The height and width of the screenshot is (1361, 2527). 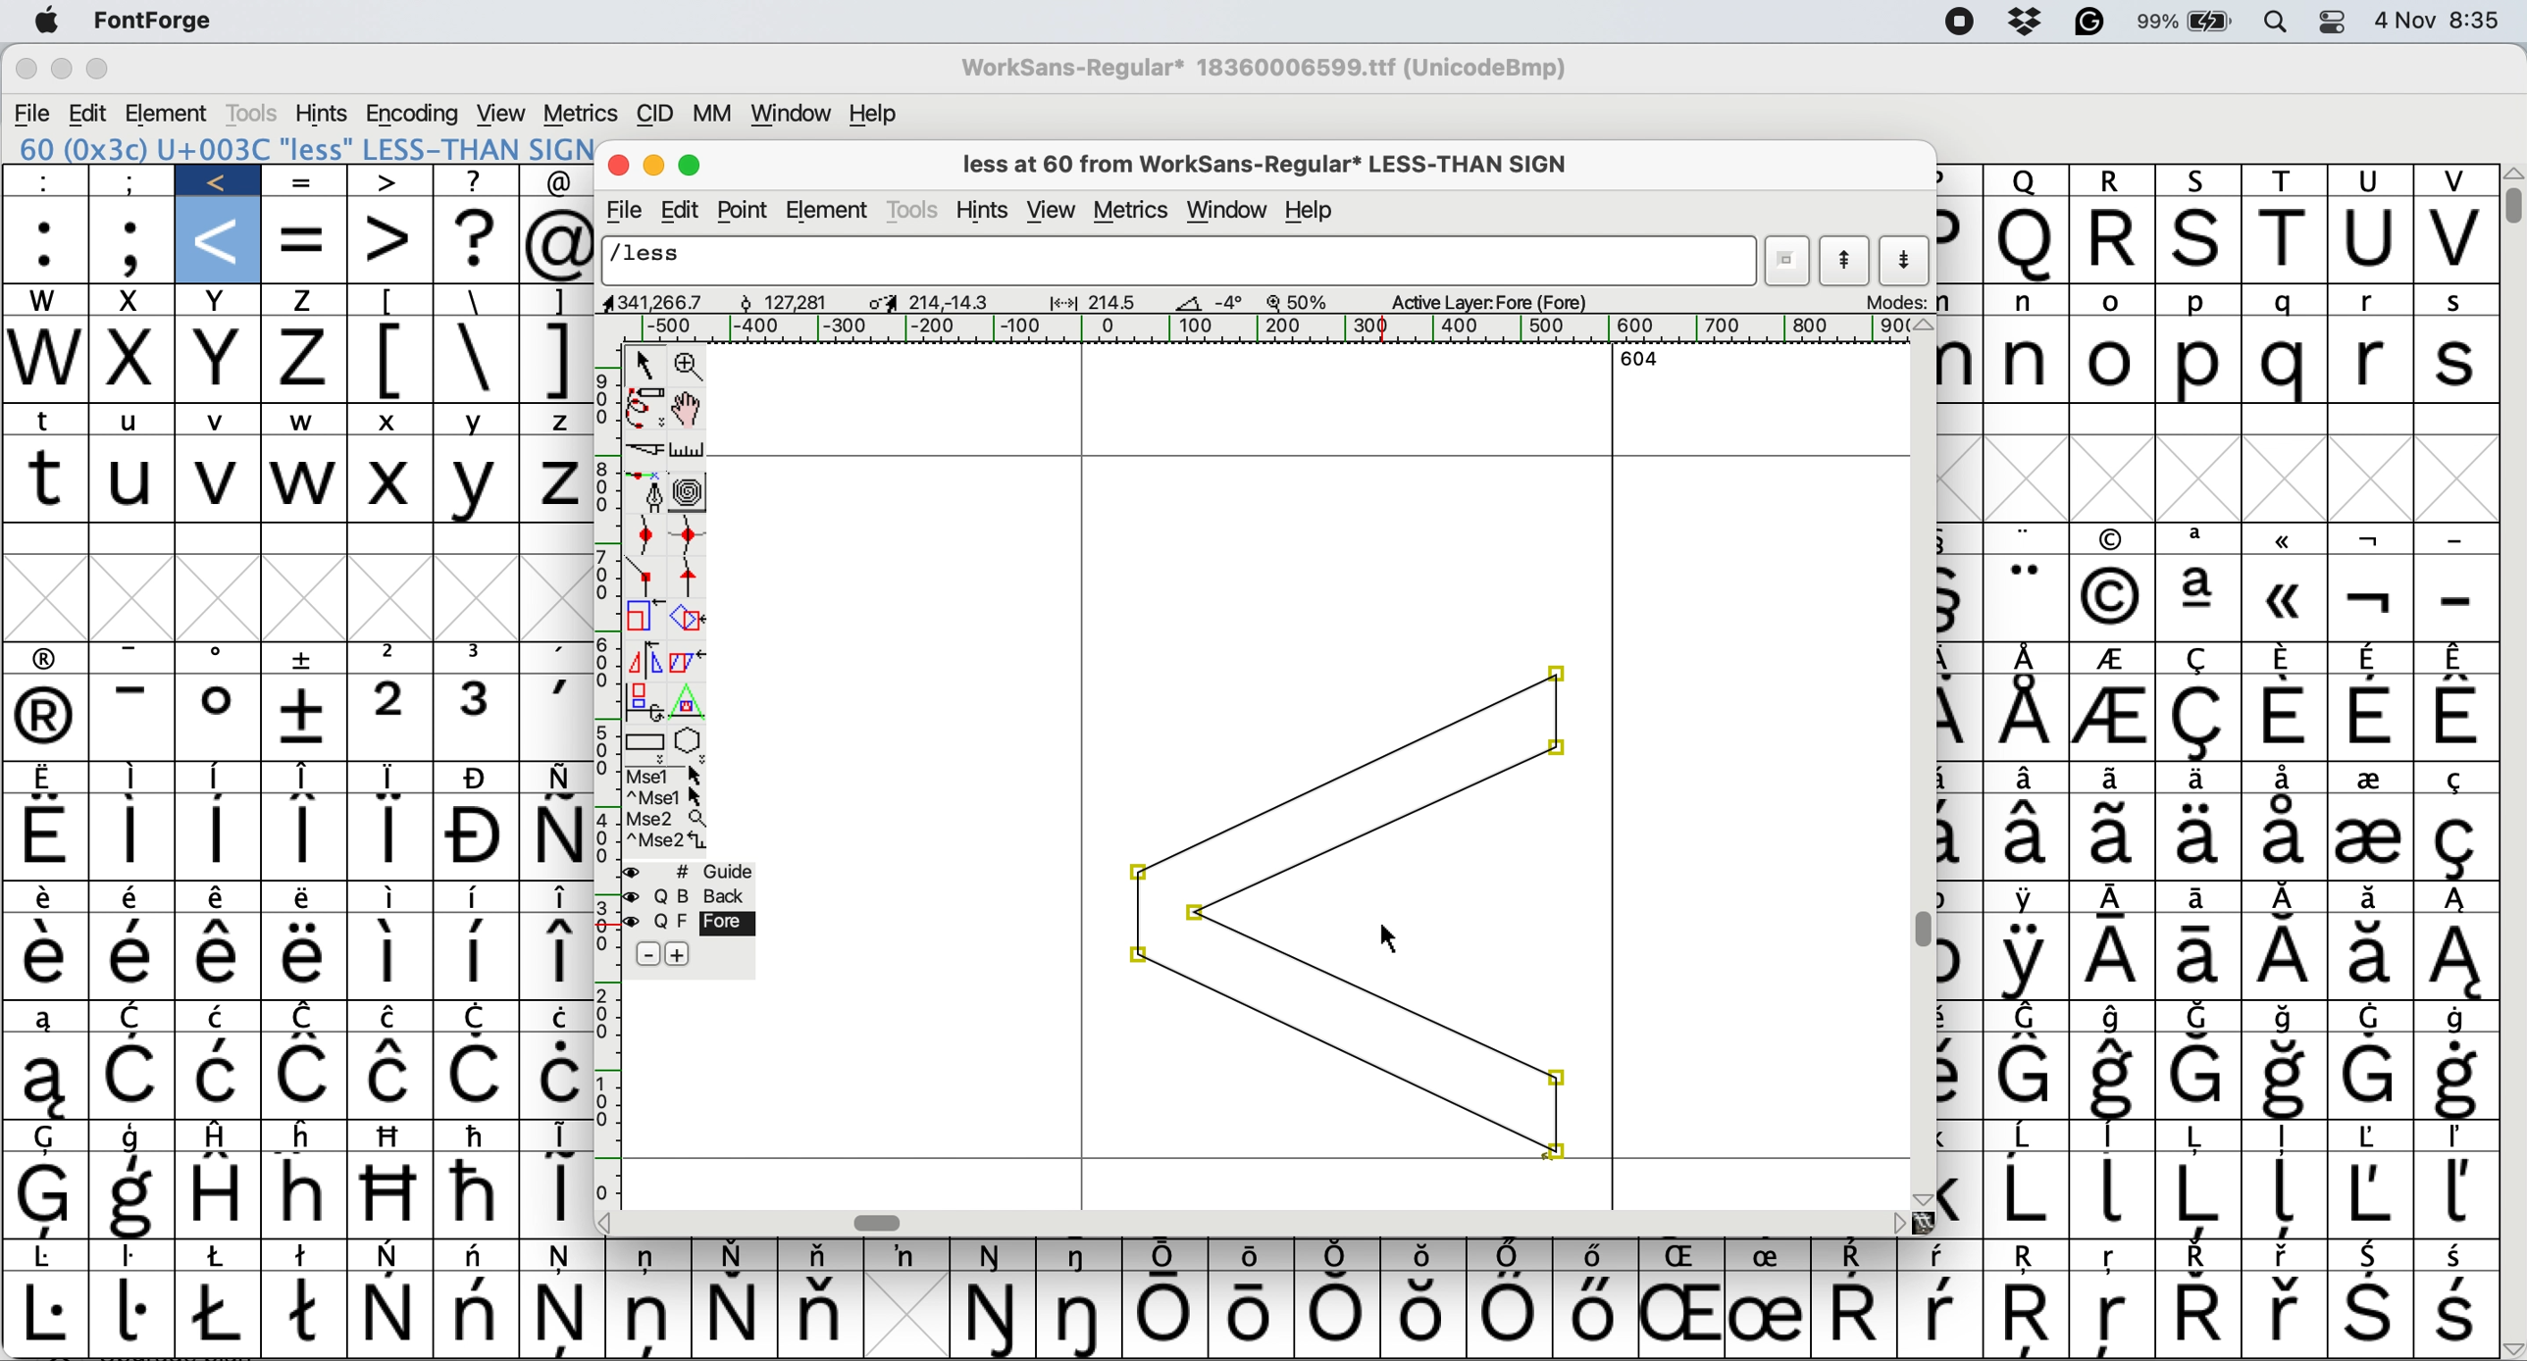 I want to click on Symbol, so click(x=1856, y=1257).